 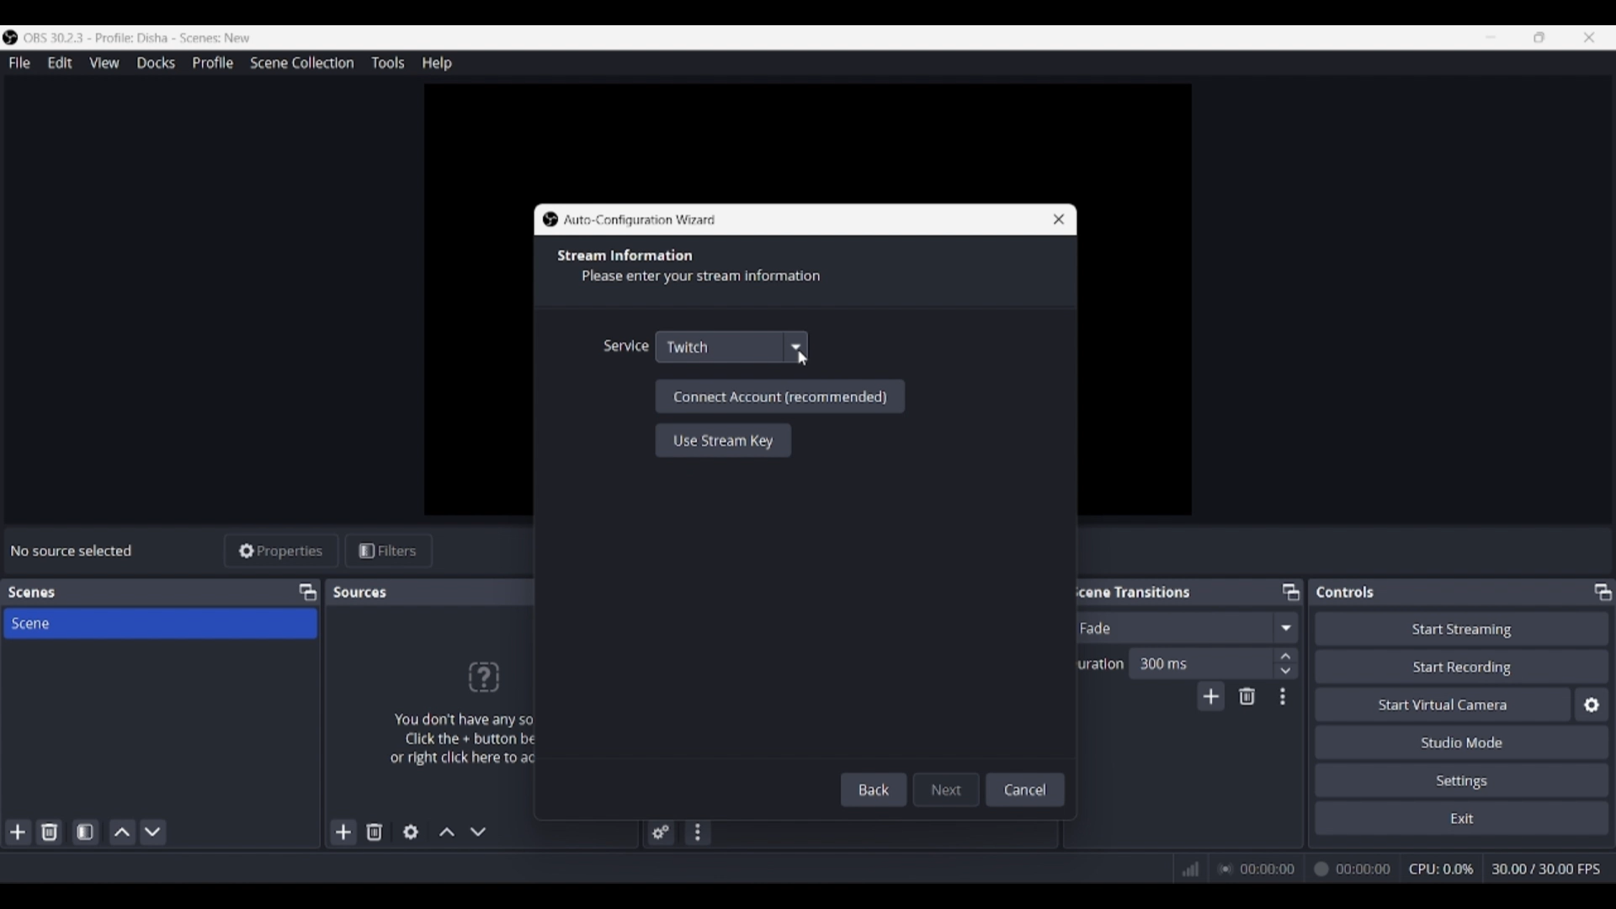 I want to click on Move source up, so click(x=447, y=832).